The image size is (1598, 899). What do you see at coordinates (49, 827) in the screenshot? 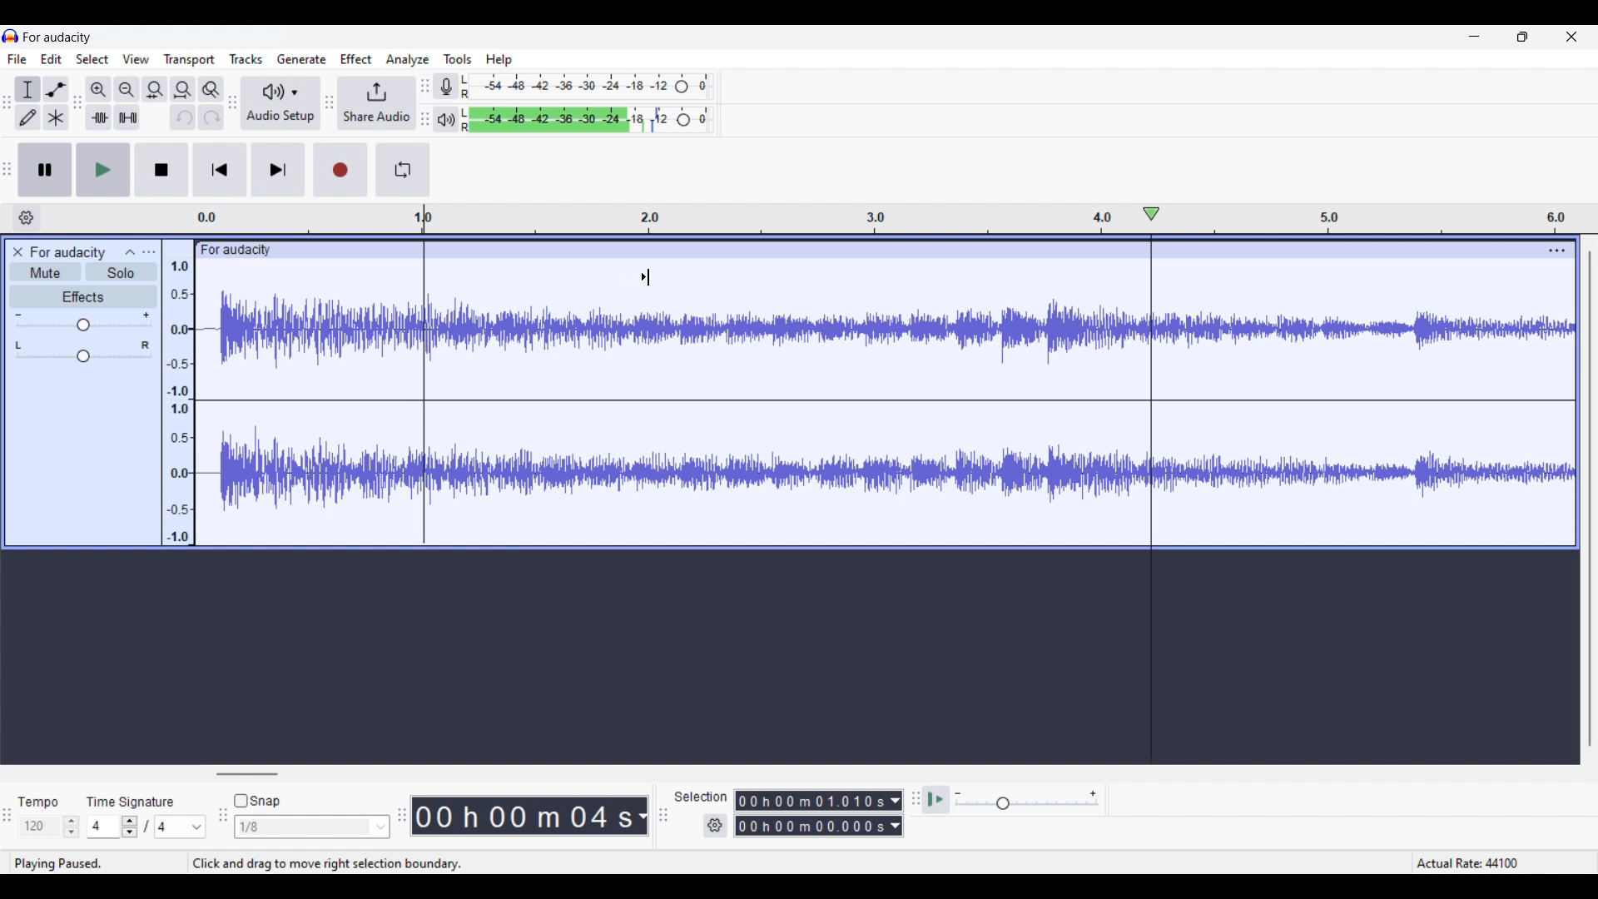
I see `Tempo settings` at bounding box center [49, 827].